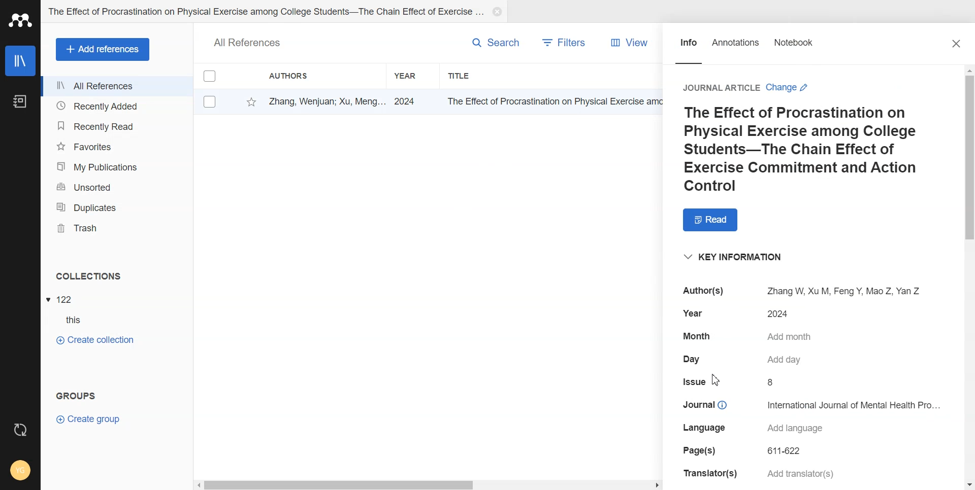  What do you see at coordinates (248, 42) in the screenshot?
I see `Text` at bounding box center [248, 42].